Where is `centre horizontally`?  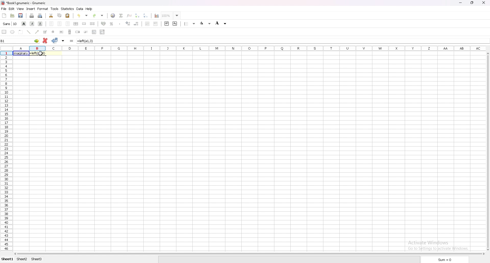 centre horizontally is located at coordinates (76, 24).